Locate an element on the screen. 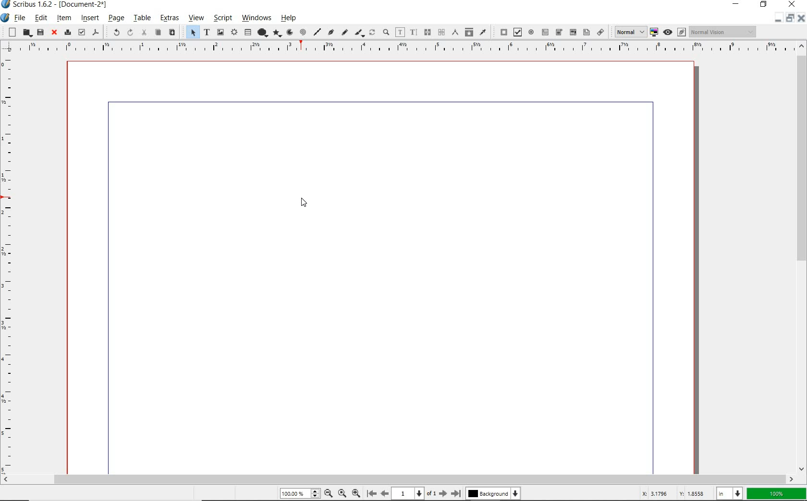 This screenshot has width=807, height=501. shape is located at coordinates (263, 31).